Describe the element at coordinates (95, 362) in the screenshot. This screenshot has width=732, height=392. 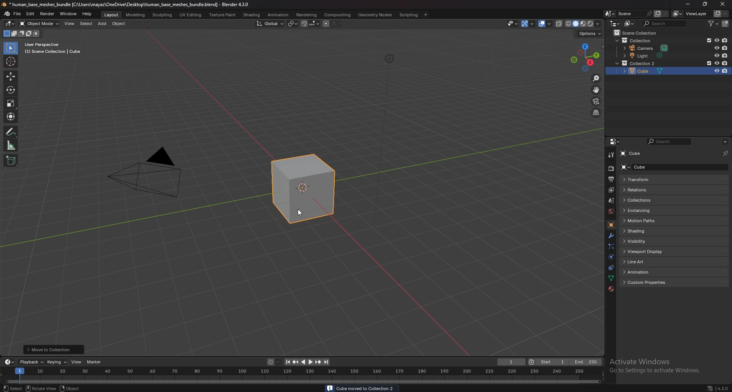
I see `marker` at that location.